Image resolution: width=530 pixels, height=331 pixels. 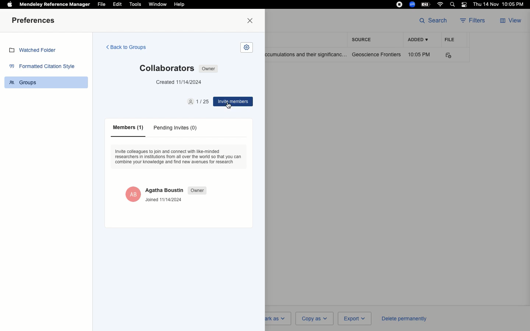 What do you see at coordinates (175, 129) in the screenshot?
I see `Pending invites` at bounding box center [175, 129].